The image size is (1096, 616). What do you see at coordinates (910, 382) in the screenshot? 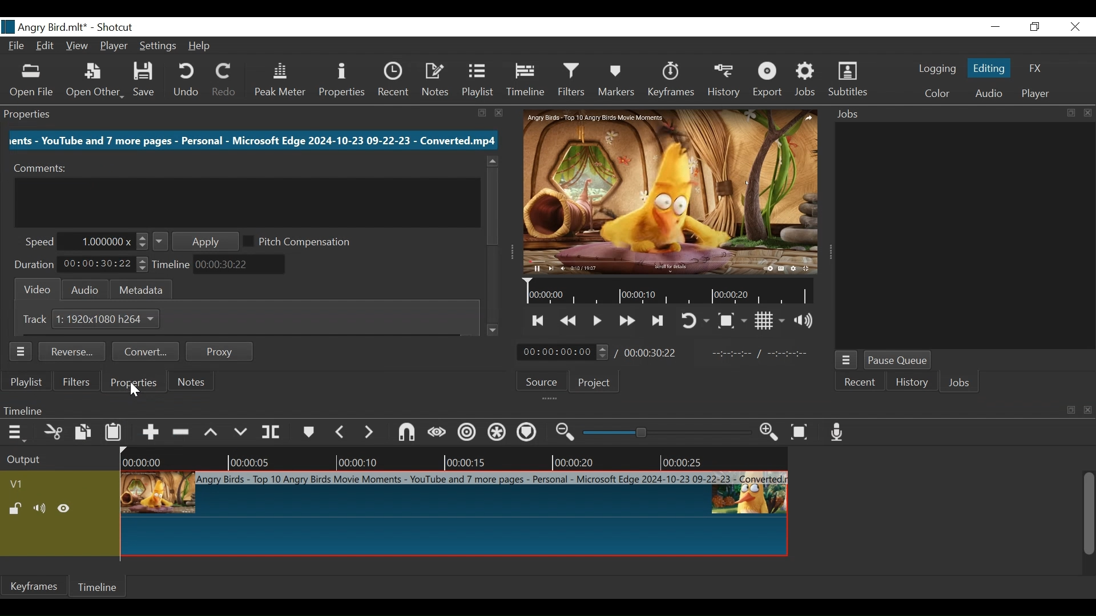
I see `History` at bounding box center [910, 382].